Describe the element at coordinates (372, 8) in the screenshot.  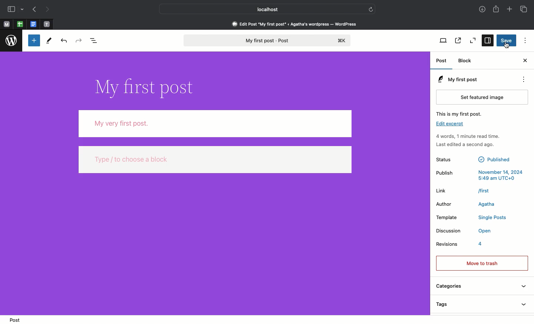
I see `refresh` at that location.